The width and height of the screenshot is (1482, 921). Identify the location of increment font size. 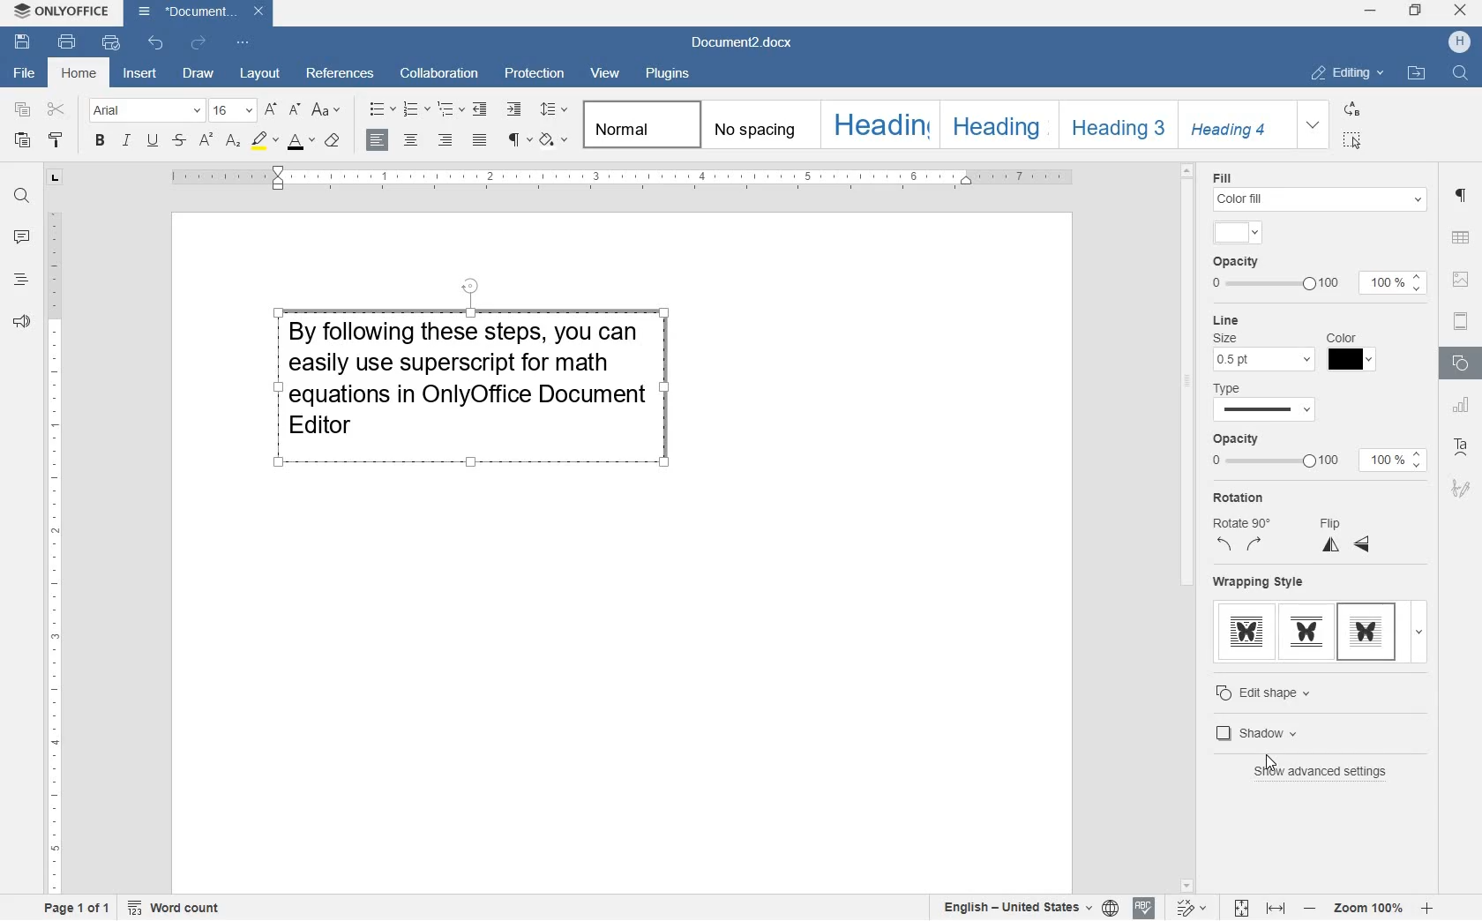
(269, 110).